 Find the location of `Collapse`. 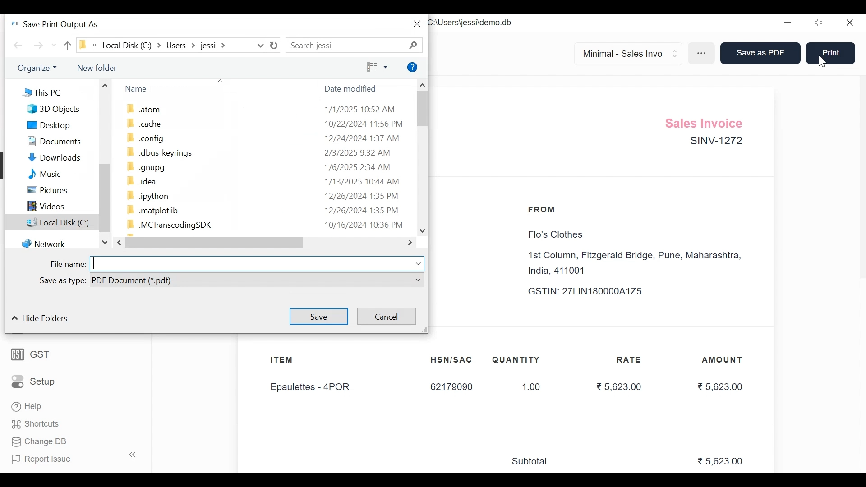

Collapse is located at coordinates (14, 319).